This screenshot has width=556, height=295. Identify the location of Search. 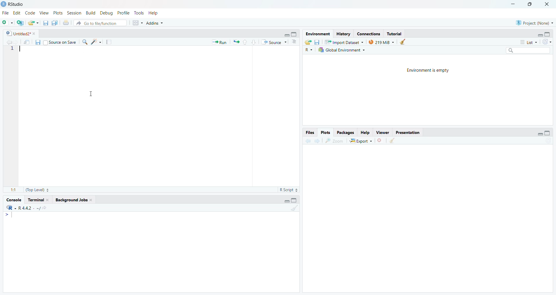
(528, 51).